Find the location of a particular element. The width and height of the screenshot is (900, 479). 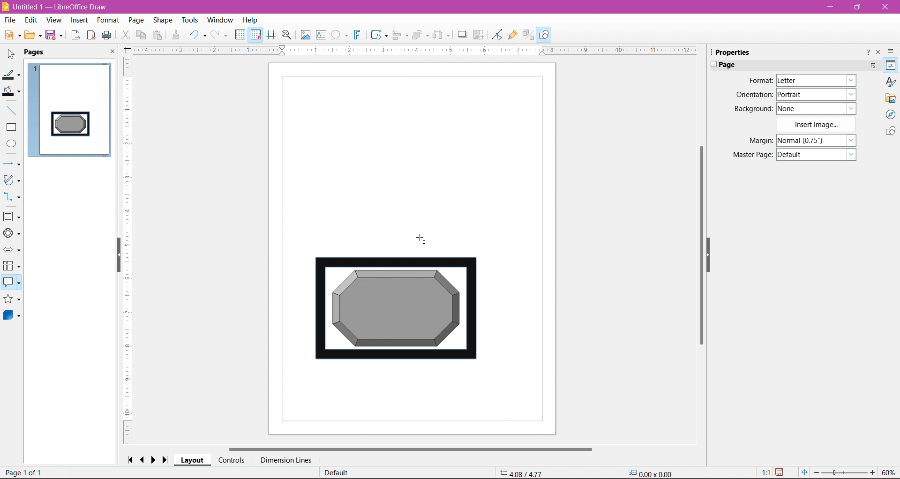

Curves and Polygons is located at coordinates (12, 180).